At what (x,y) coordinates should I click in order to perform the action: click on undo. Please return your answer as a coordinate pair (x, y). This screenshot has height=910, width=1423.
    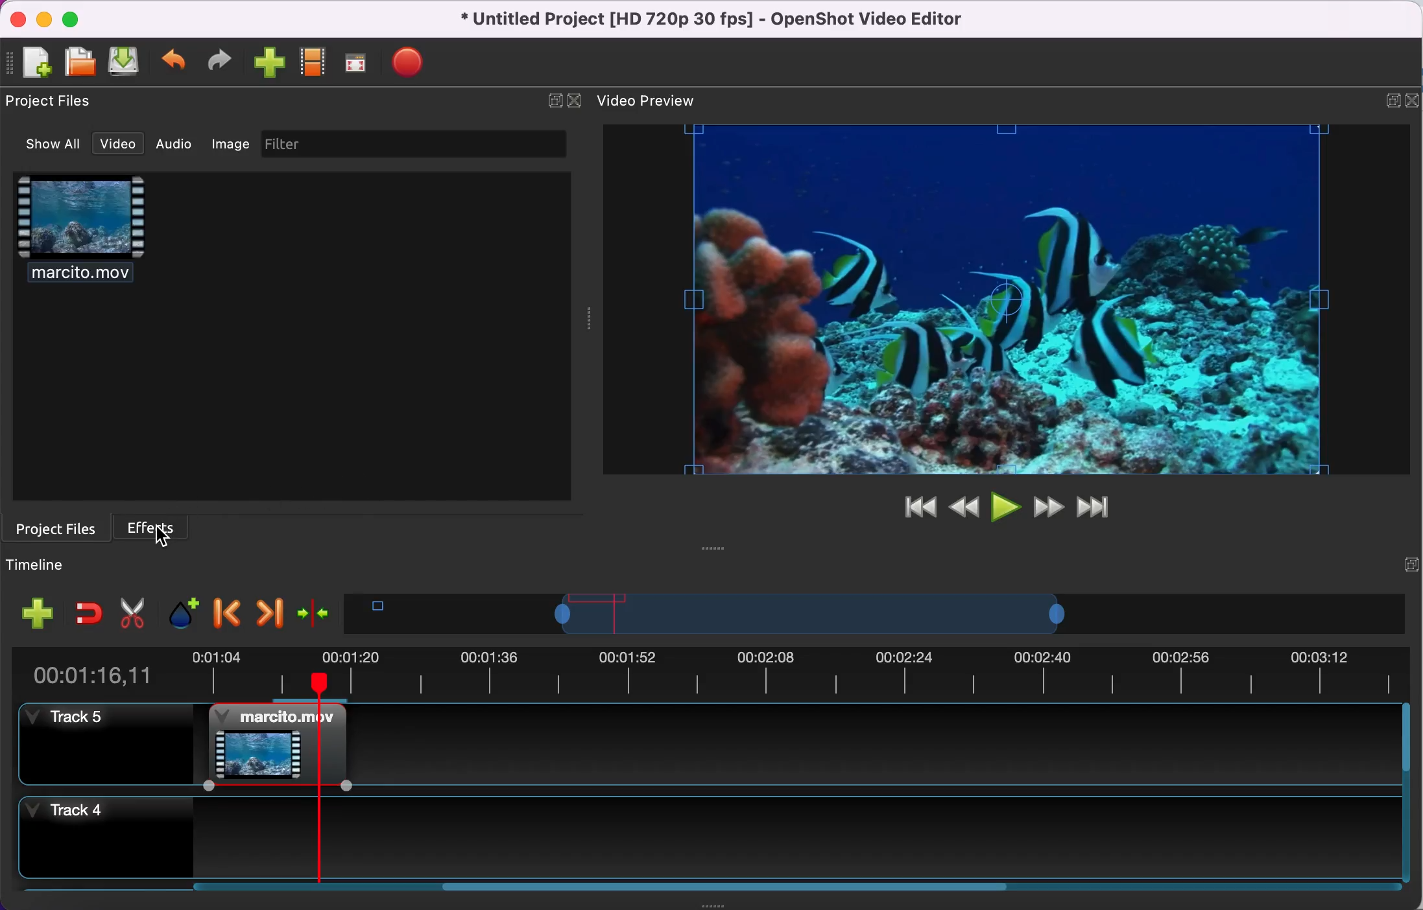
    Looking at the image, I should click on (175, 61).